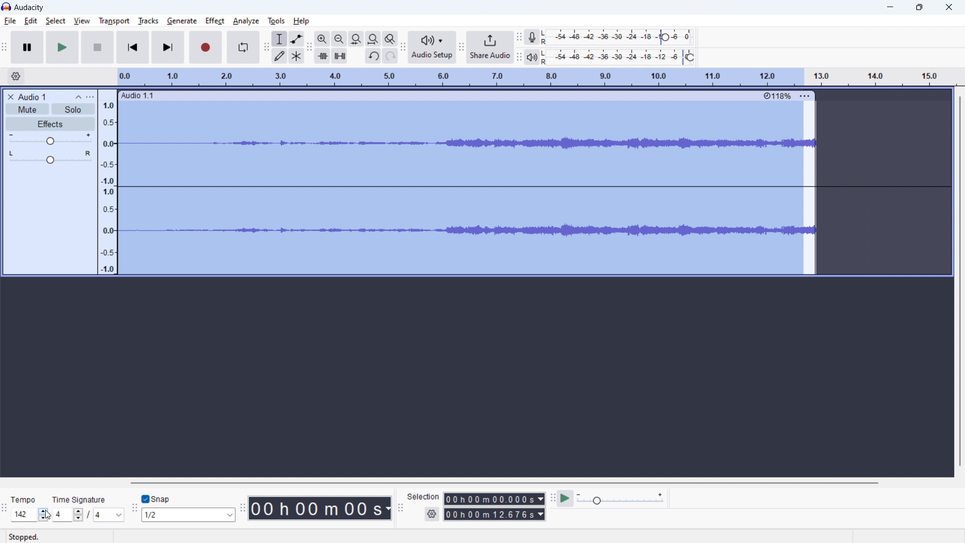 This screenshot has width=965, height=543. I want to click on recording meter, so click(530, 37).